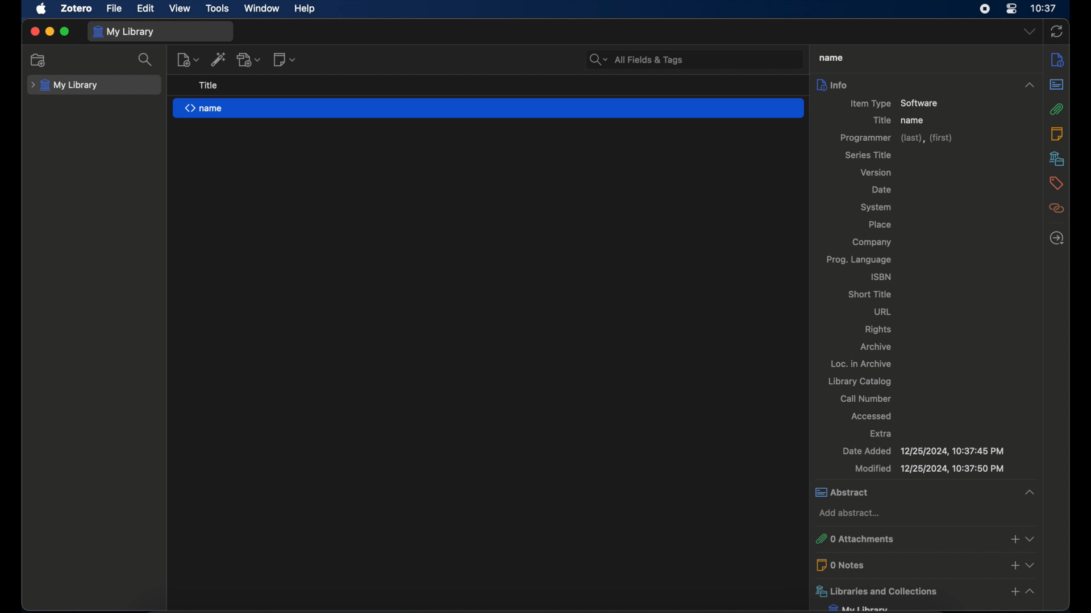 The width and height of the screenshot is (1091, 613). What do you see at coordinates (1013, 566) in the screenshot?
I see `add notes` at bounding box center [1013, 566].